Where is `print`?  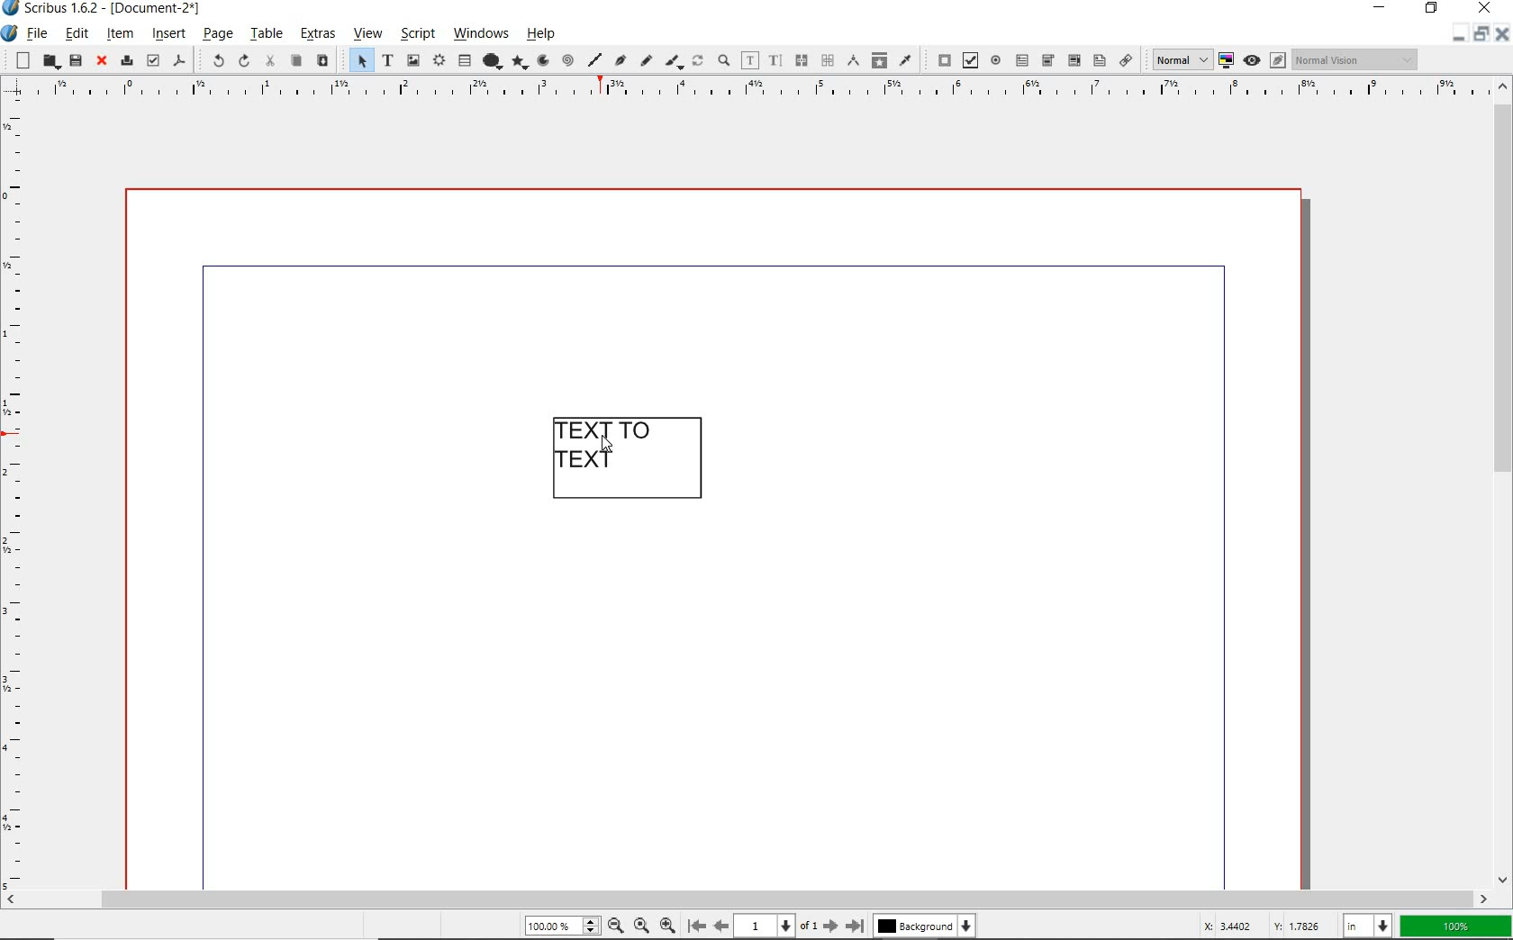
print is located at coordinates (125, 61).